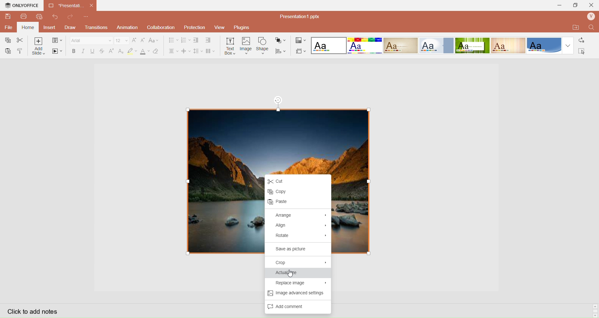  What do you see at coordinates (299, 225) in the screenshot?
I see `Align` at bounding box center [299, 225].